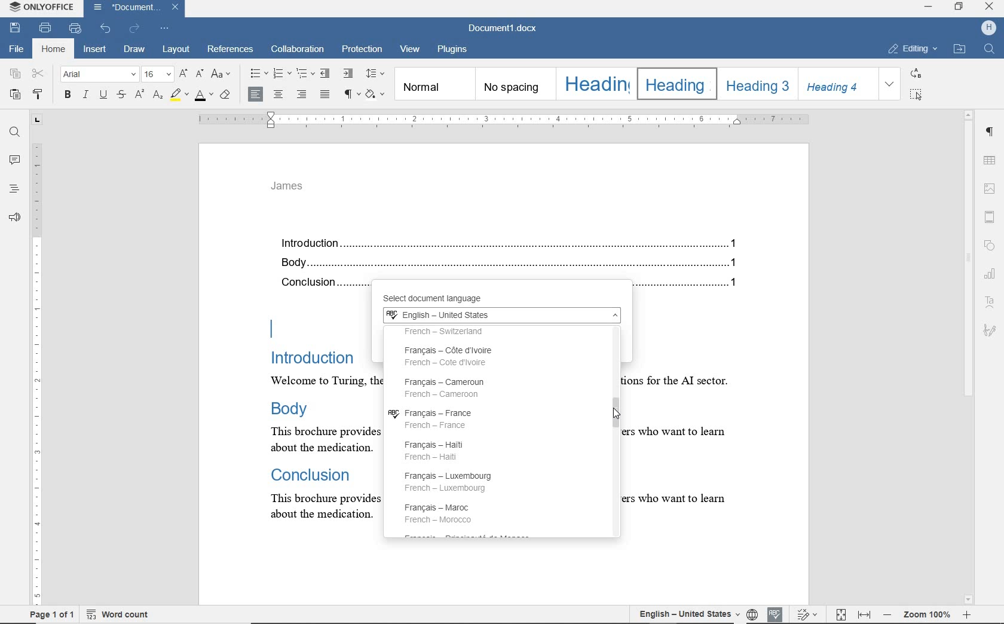 The height and width of the screenshot is (624, 1004). Describe the element at coordinates (157, 95) in the screenshot. I see `subscript` at that location.